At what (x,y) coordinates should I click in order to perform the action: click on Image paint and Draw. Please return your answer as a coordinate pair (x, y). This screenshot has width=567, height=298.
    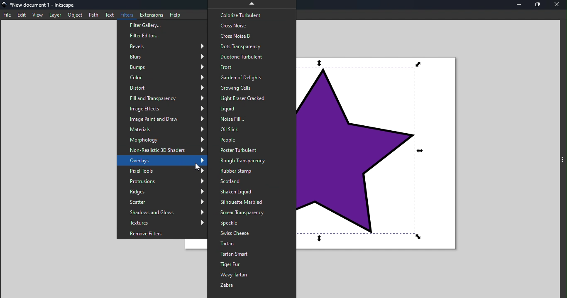
    Looking at the image, I should click on (164, 120).